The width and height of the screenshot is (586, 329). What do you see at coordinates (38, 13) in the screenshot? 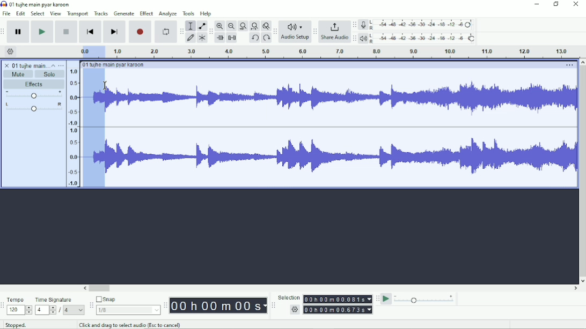
I see `Select` at bounding box center [38, 13].